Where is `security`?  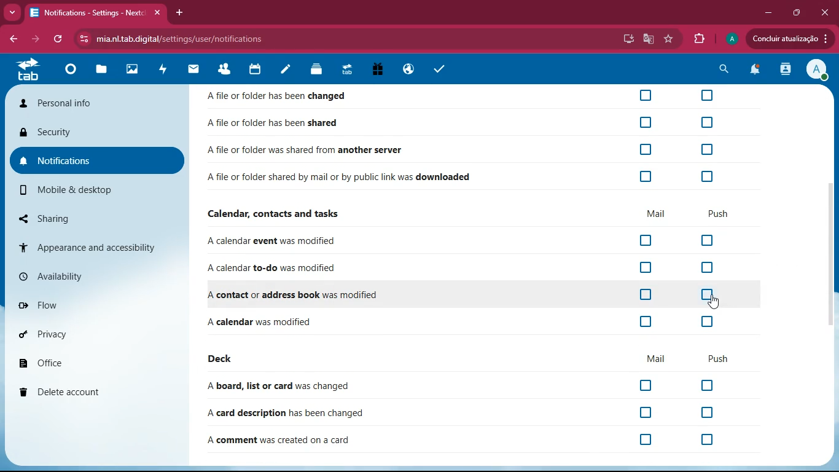
security is located at coordinates (91, 132).